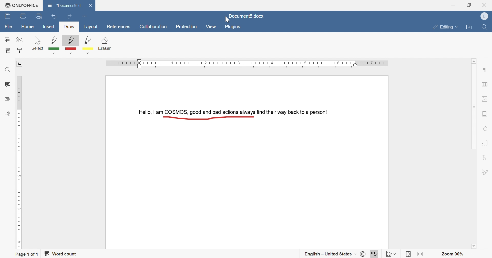  I want to click on draw, so click(69, 27).